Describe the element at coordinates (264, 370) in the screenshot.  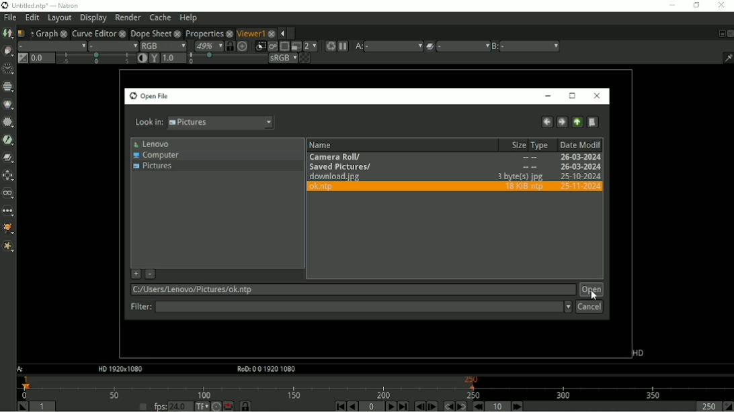
I see `RoD` at that location.